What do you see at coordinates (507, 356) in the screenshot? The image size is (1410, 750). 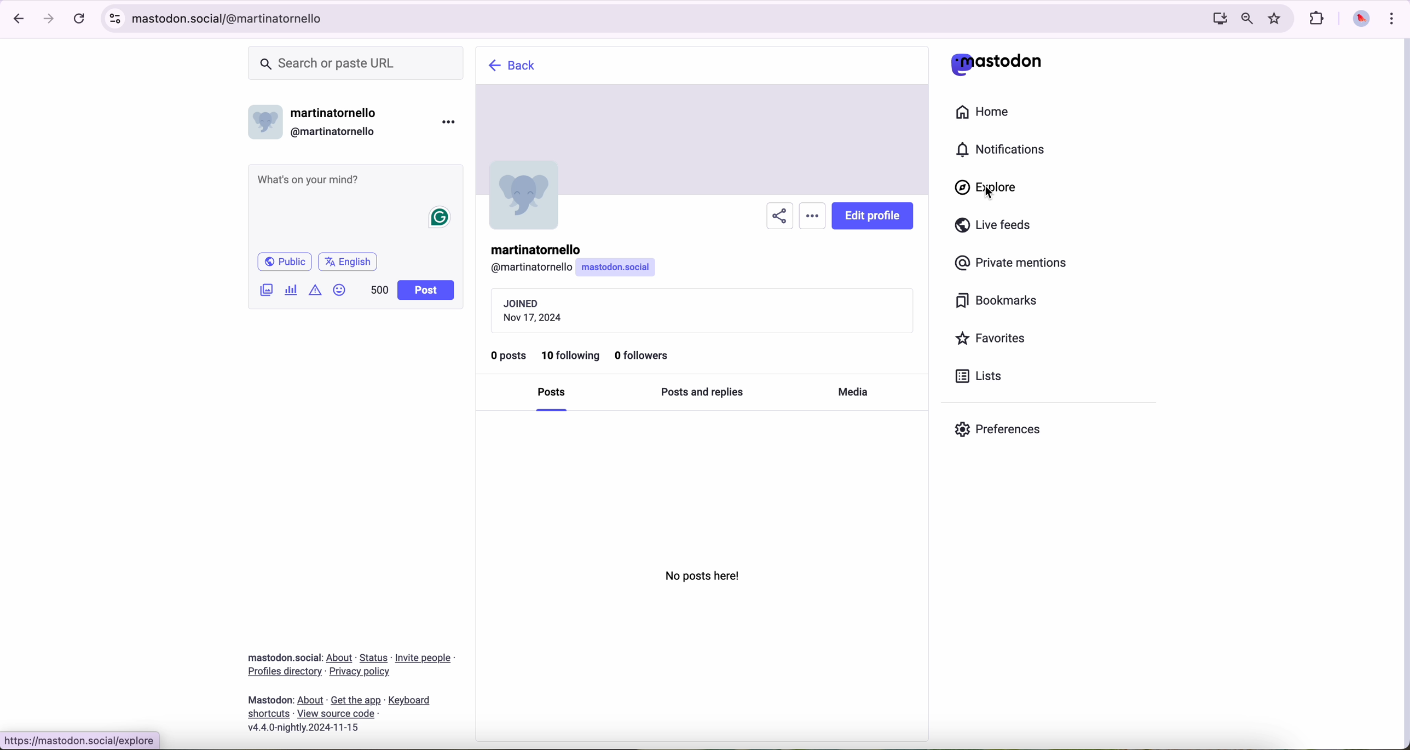 I see `0 posts` at bounding box center [507, 356].